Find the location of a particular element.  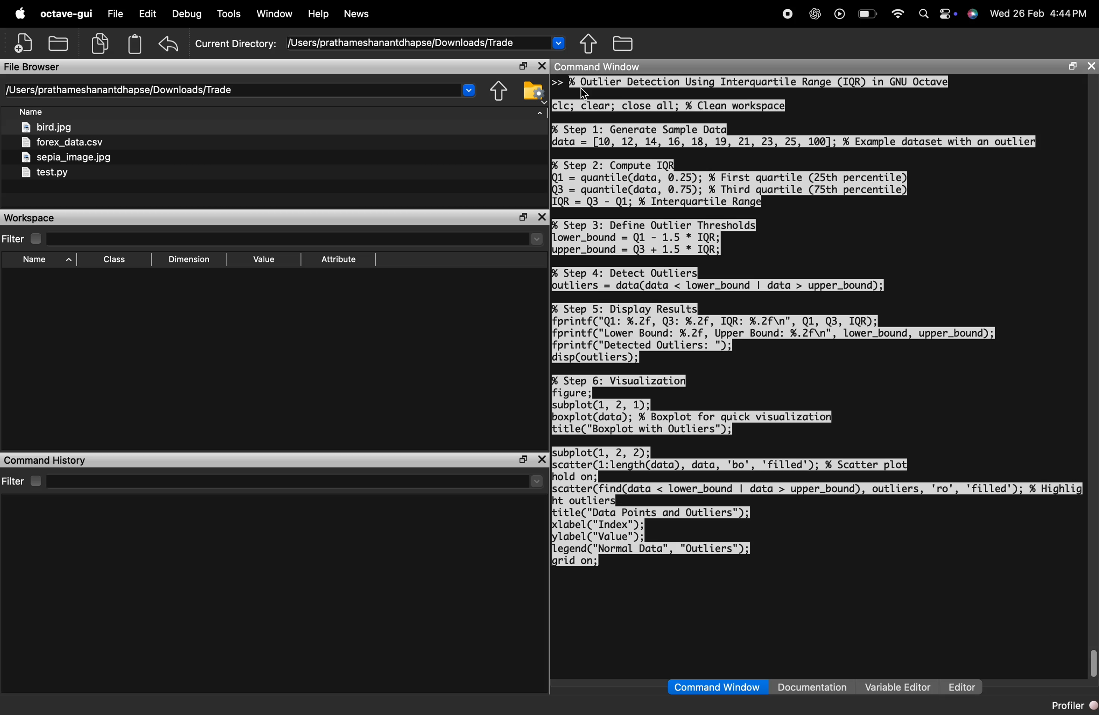

Help is located at coordinates (318, 12).